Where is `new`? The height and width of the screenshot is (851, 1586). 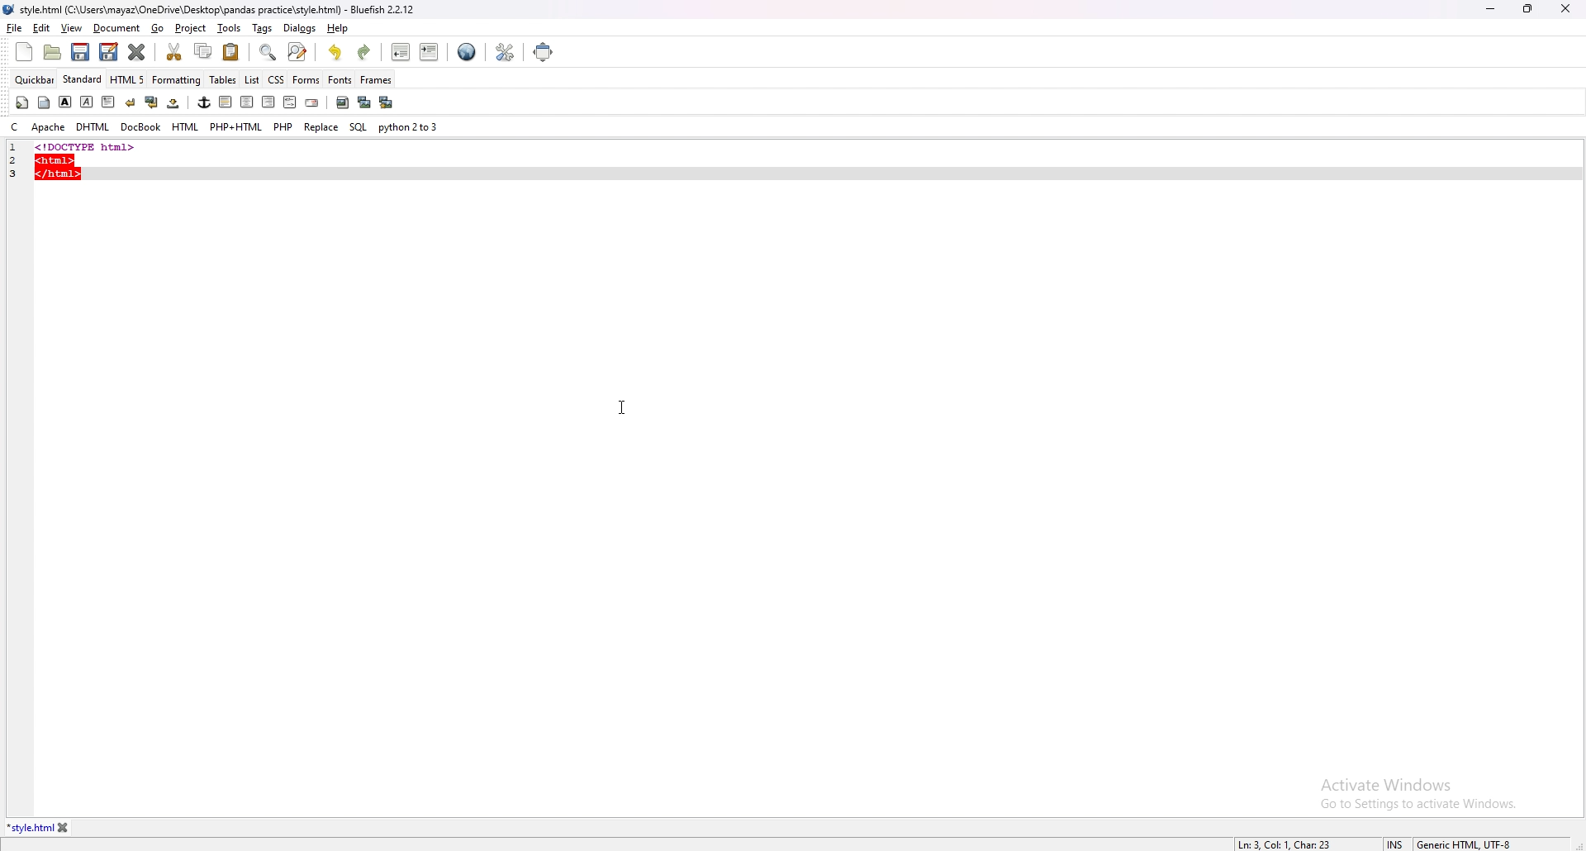 new is located at coordinates (24, 52).